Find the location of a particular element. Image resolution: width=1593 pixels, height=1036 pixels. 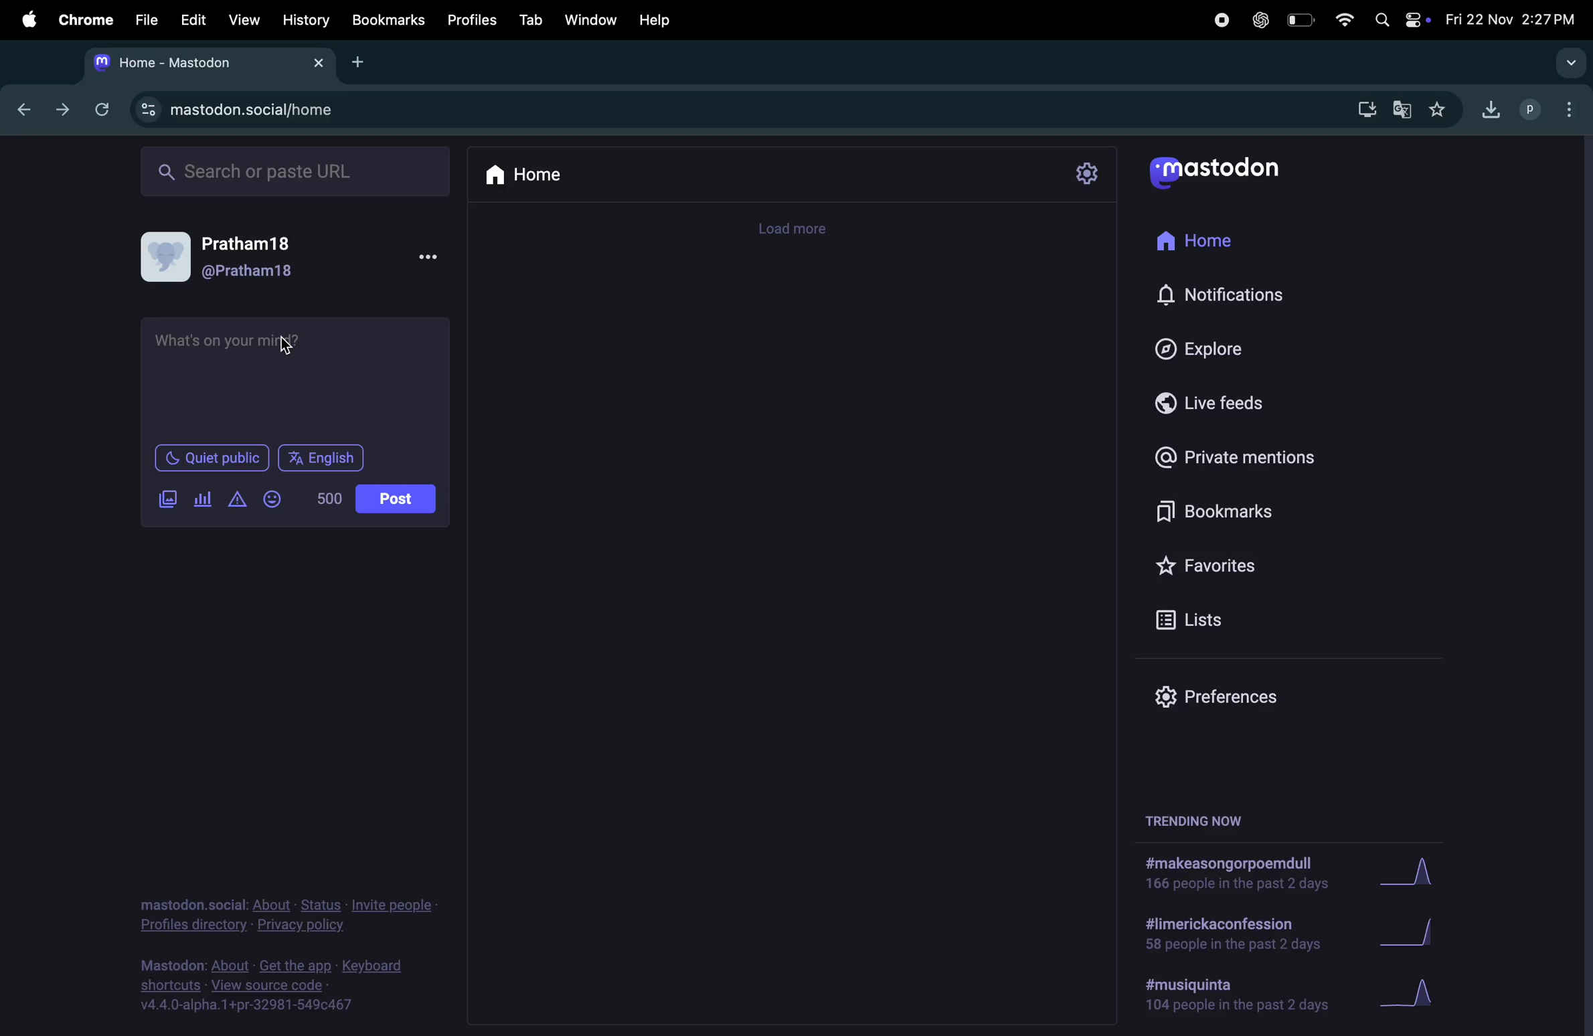

apple menu is located at coordinates (23, 18).